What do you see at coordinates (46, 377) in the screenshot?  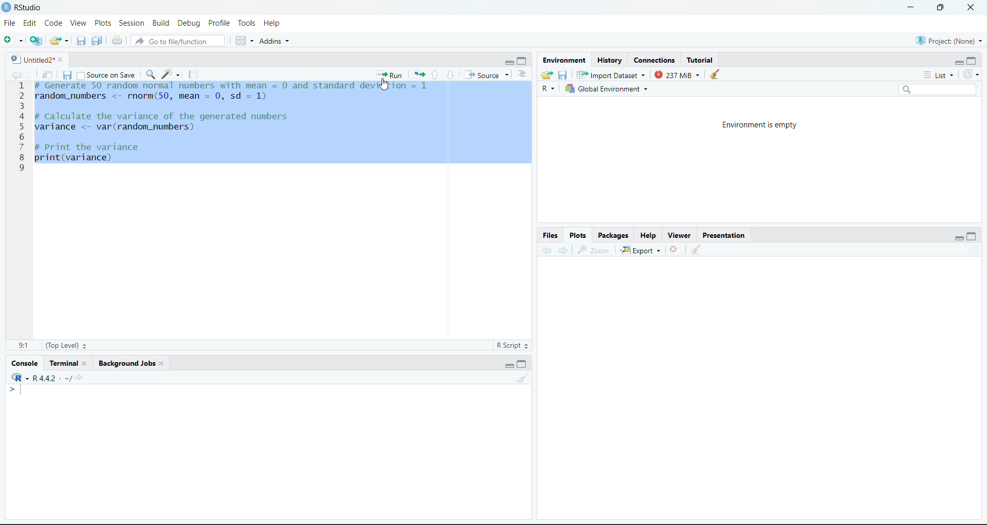 I see `R 4.4.2 ~/` at bounding box center [46, 377].